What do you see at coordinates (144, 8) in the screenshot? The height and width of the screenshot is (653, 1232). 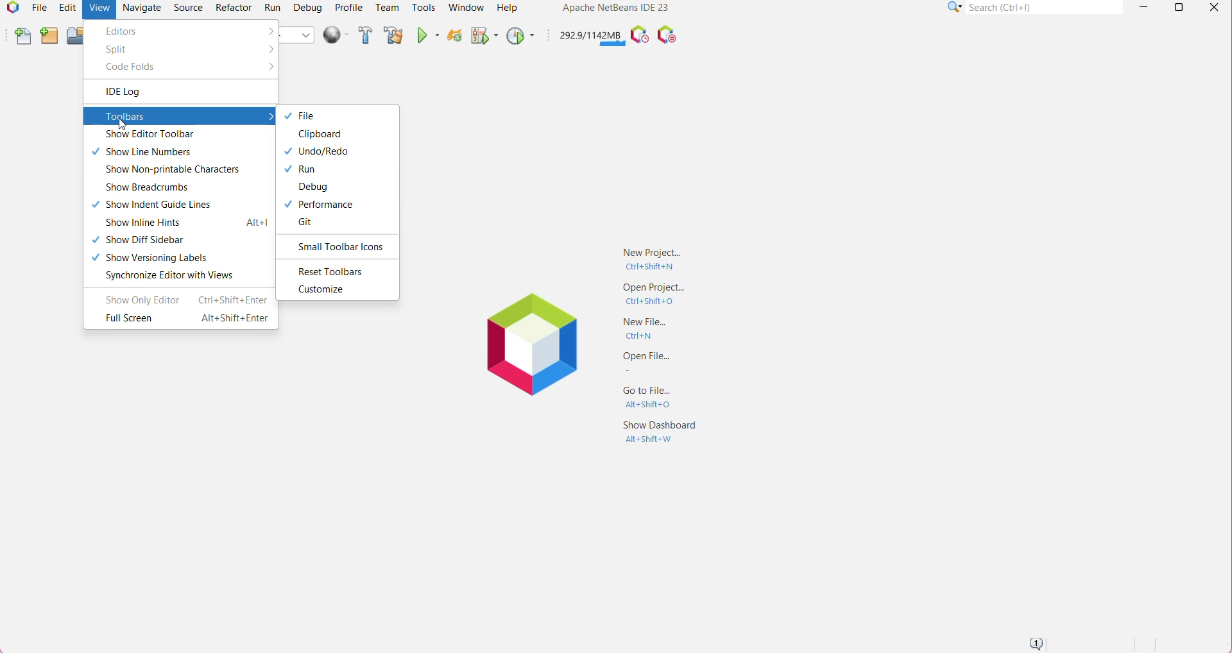 I see `Navigate` at bounding box center [144, 8].